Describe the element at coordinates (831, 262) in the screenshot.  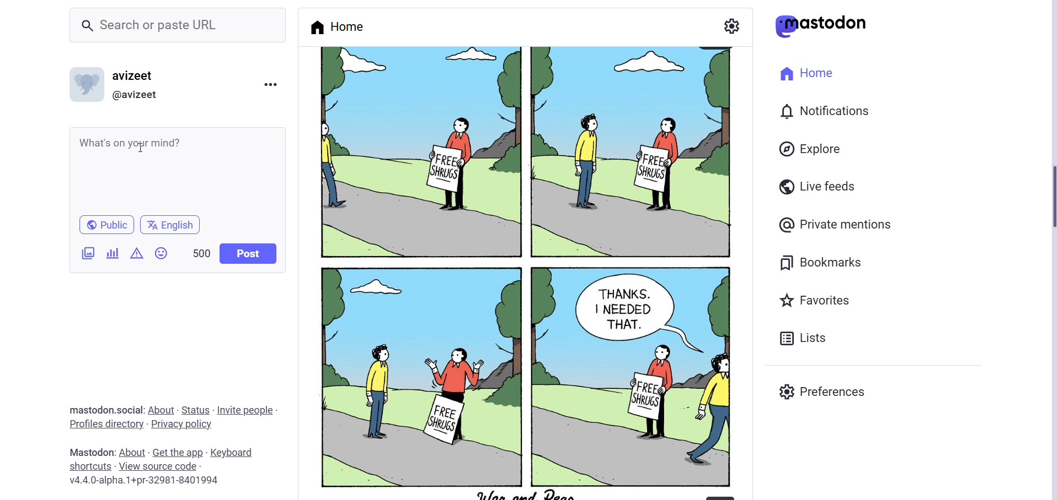
I see `Bookmarks` at that location.